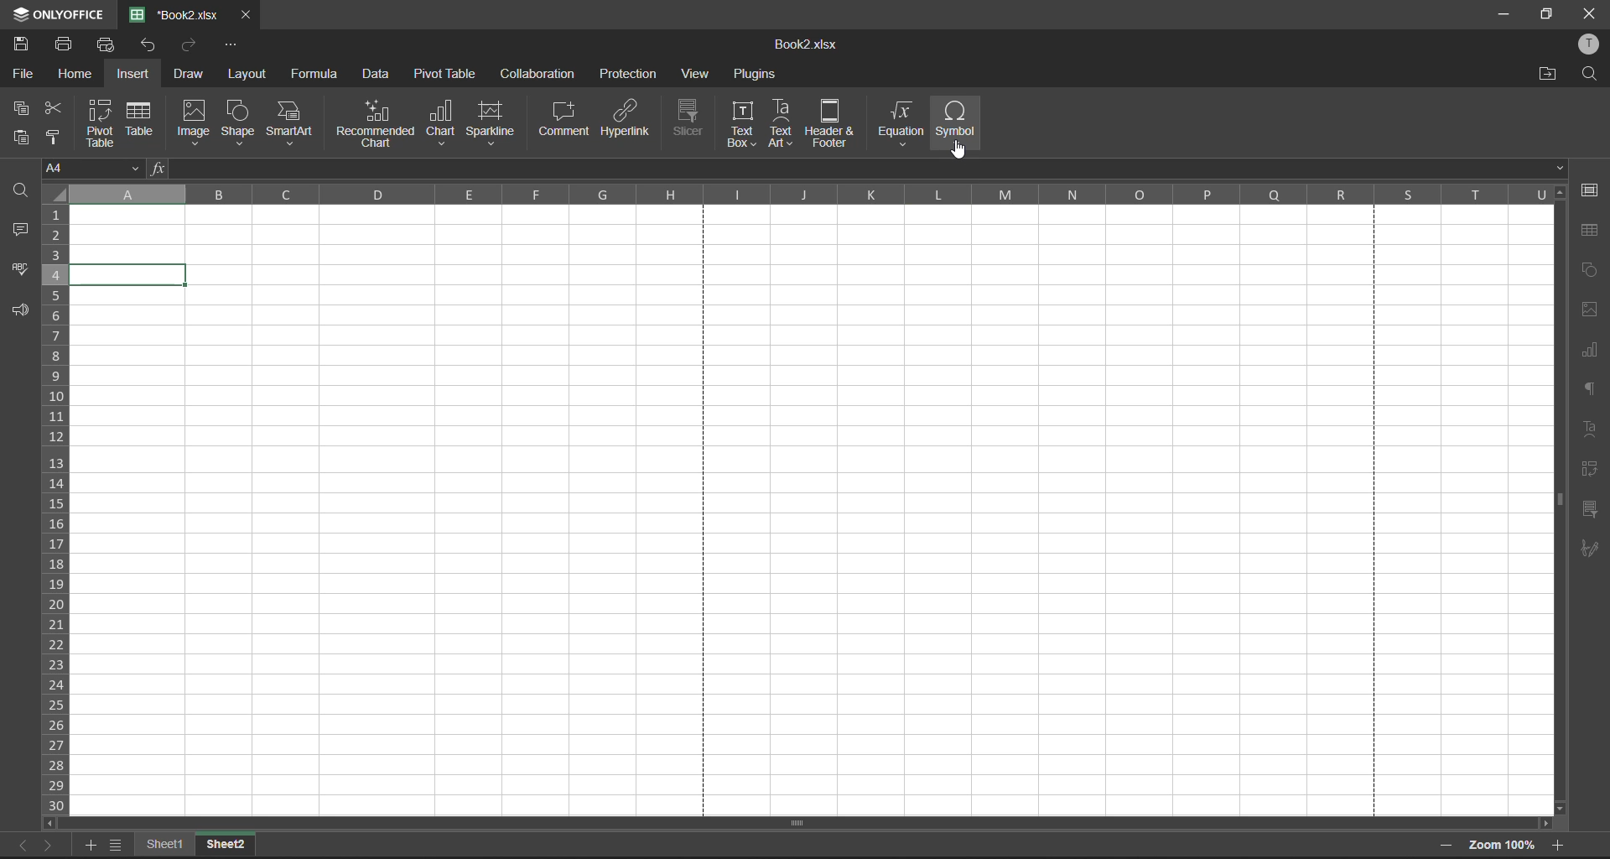 The height and width of the screenshot is (859, 1610). I want to click on layout, so click(249, 76).